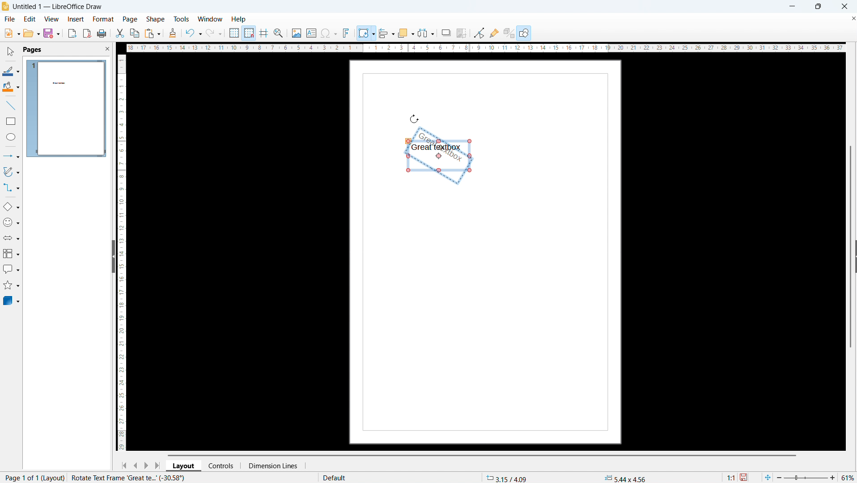 The height and width of the screenshot is (483, 857). Describe the element at coordinates (768, 477) in the screenshot. I see `fit to page ` at that location.